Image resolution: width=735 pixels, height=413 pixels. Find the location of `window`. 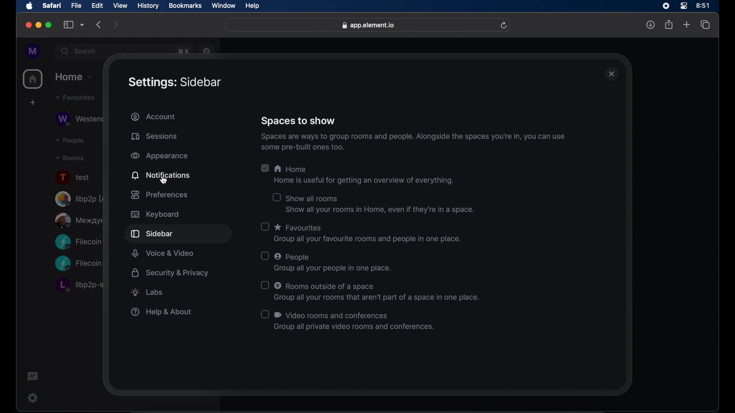

window is located at coordinates (224, 5).